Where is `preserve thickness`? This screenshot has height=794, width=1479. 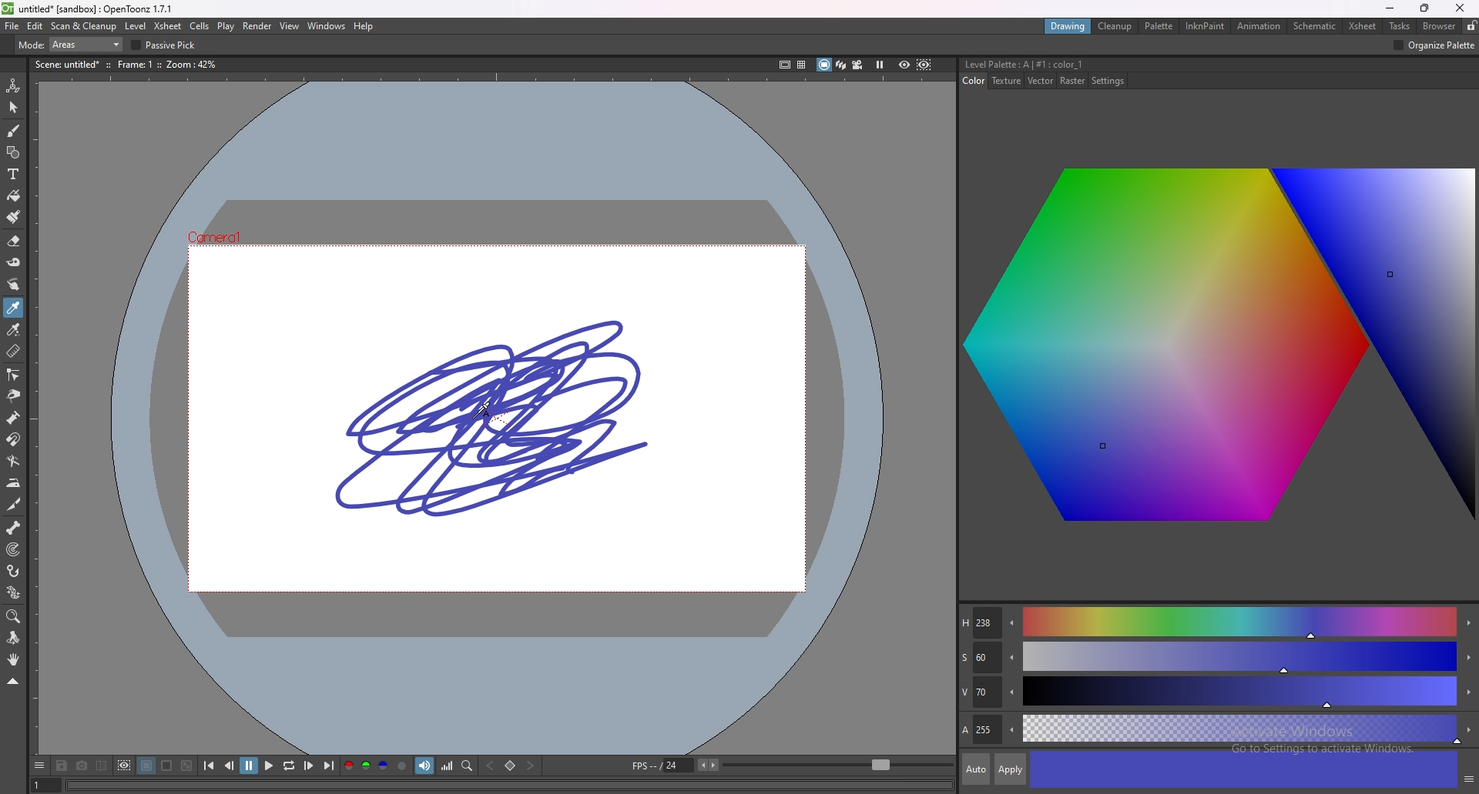
preserve thickness is located at coordinates (453, 45).